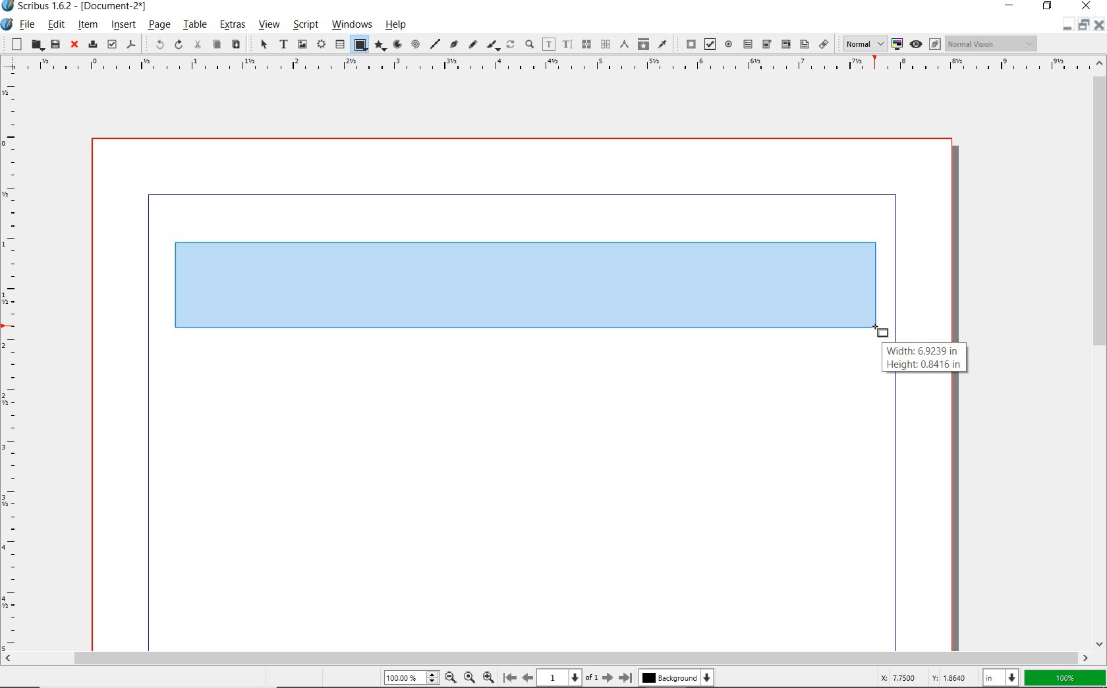 The image size is (1107, 688). What do you see at coordinates (1086, 7) in the screenshot?
I see `close` at bounding box center [1086, 7].